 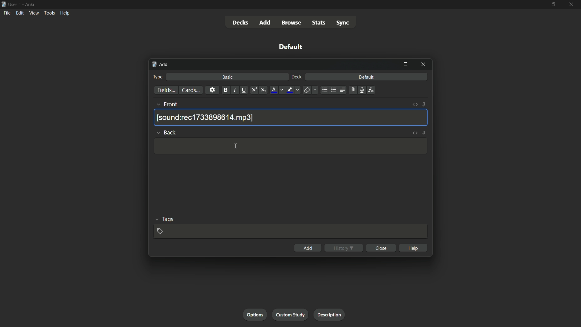 I want to click on close, so click(x=381, y=248).